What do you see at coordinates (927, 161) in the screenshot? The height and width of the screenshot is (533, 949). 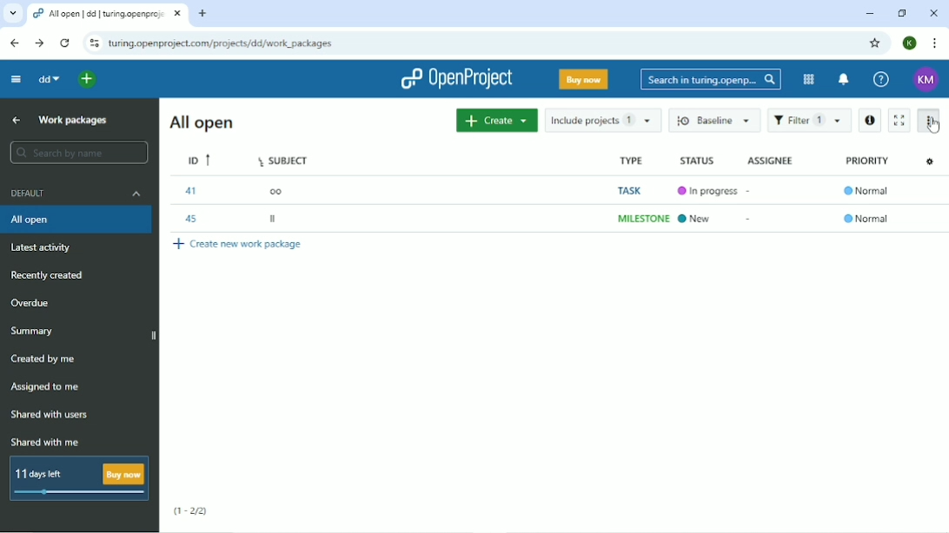 I see `Configure view` at bounding box center [927, 161].